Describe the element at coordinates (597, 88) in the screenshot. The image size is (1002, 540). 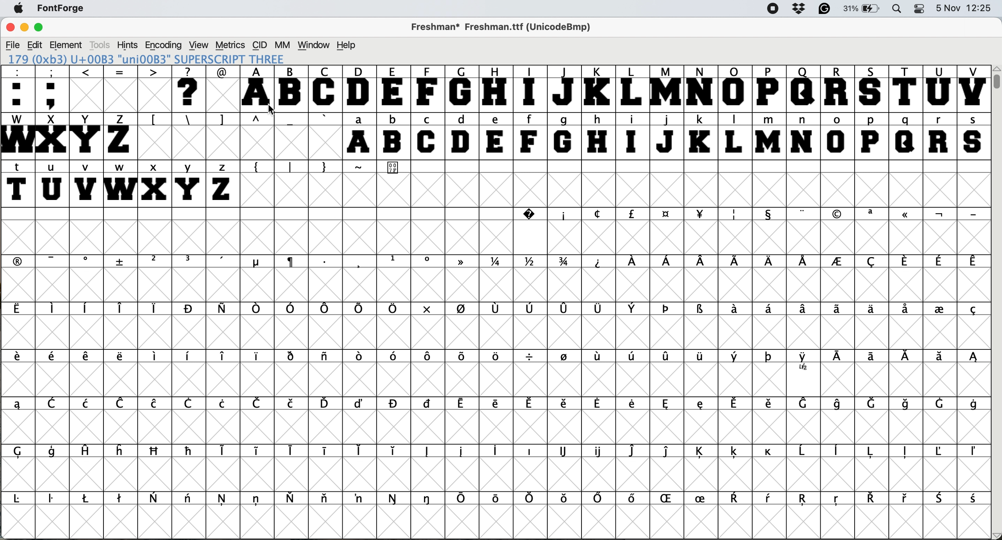
I see `K` at that location.